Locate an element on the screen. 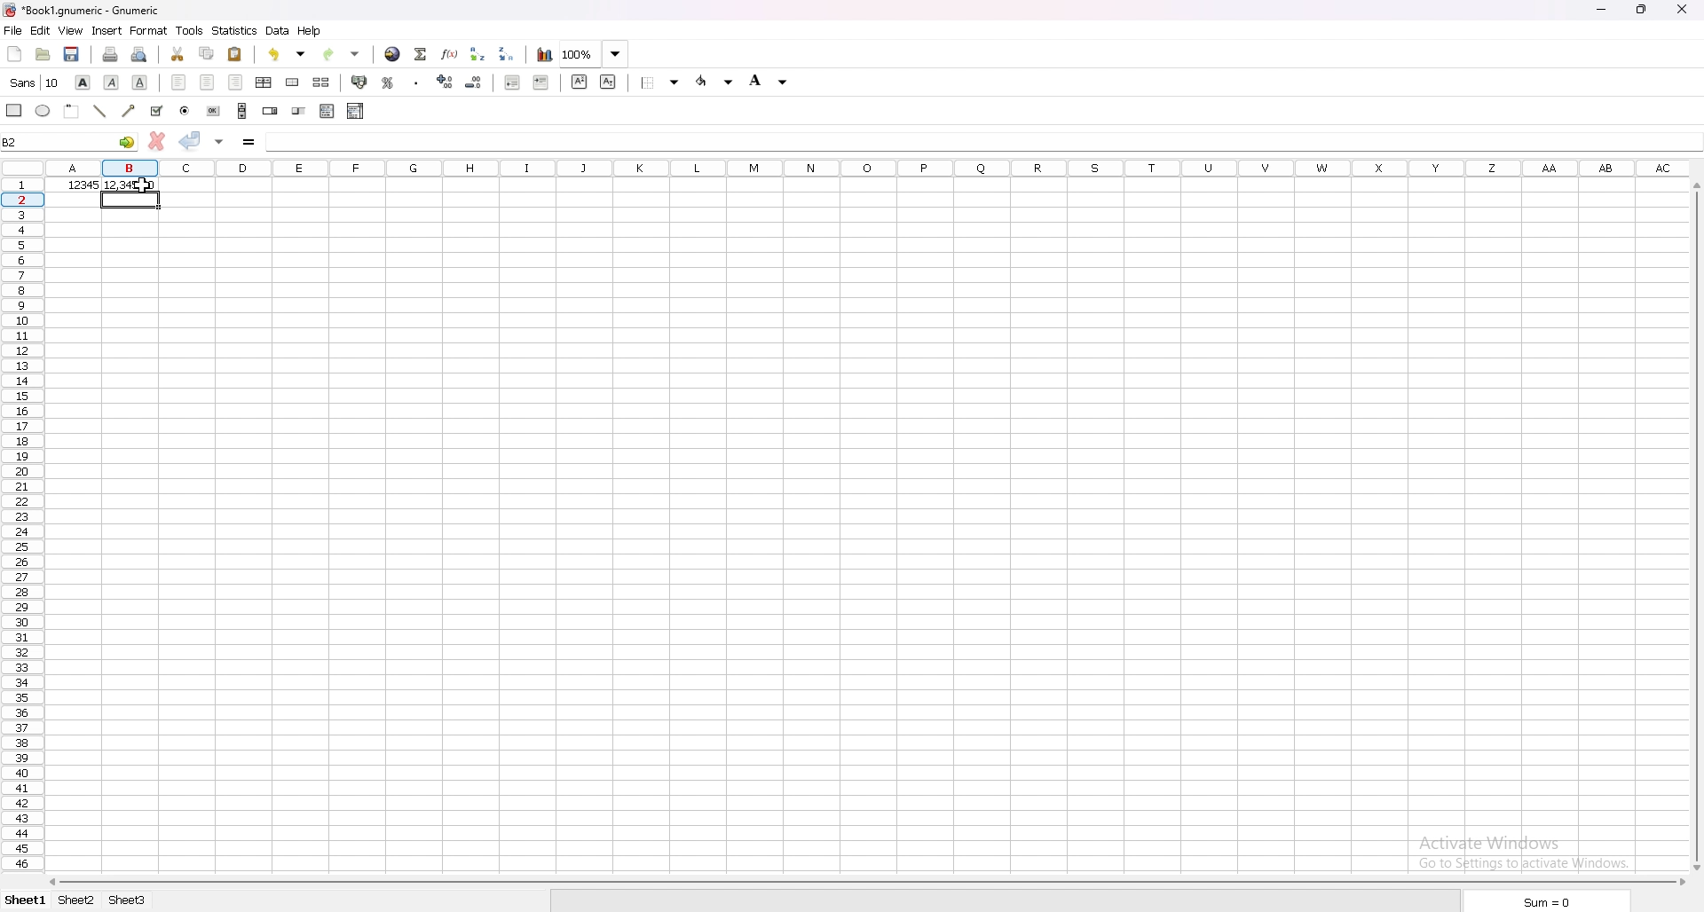  border is located at coordinates (660, 83).